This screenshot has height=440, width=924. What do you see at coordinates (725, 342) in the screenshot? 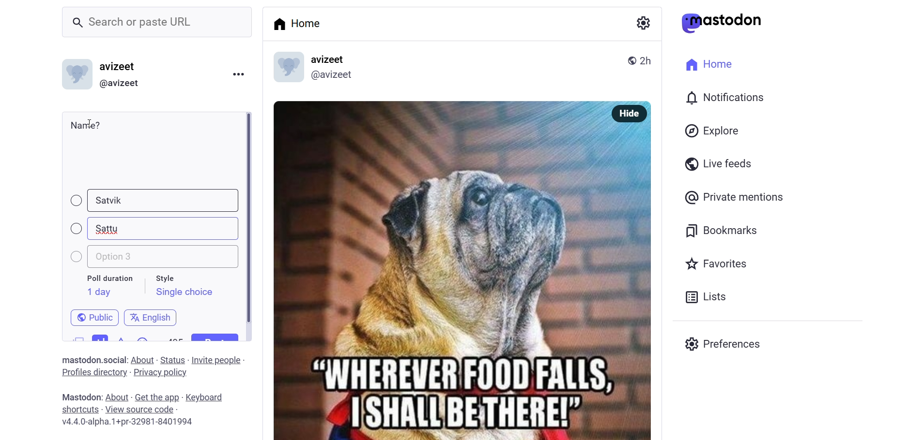
I see `preferences` at bounding box center [725, 342].